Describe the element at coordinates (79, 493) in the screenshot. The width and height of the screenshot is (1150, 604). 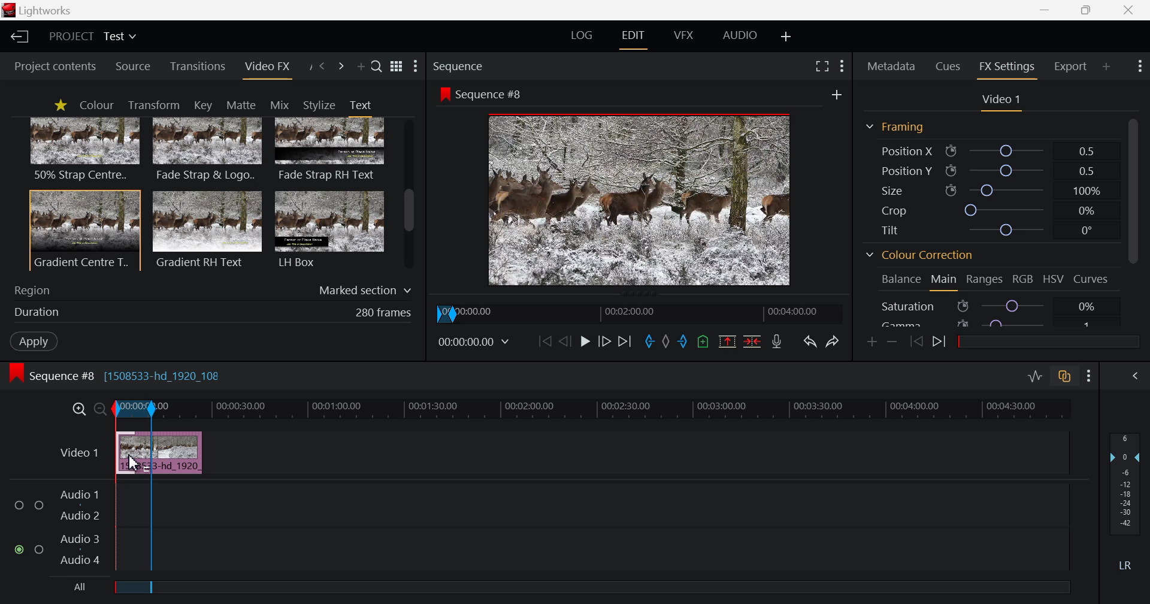
I see `audio 1` at that location.